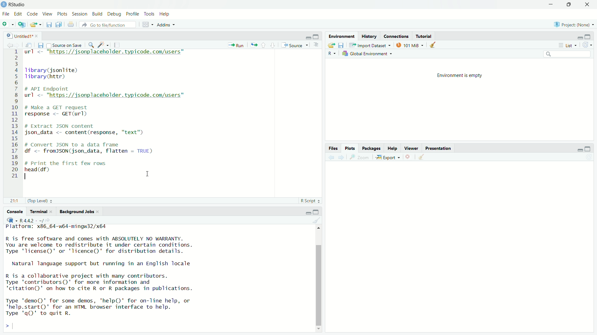 The height and width of the screenshot is (335, 597). I want to click on Maximize, so click(588, 37).